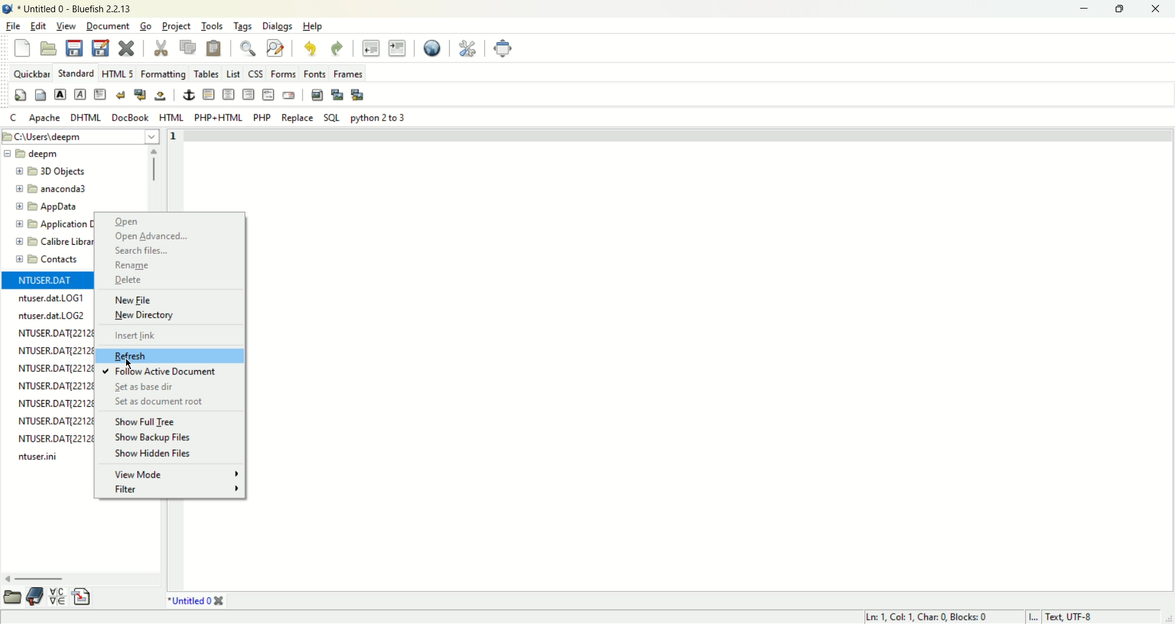 The image size is (1175, 624). Describe the element at coordinates (177, 491) in the screenshot. I see `filter` at that location.